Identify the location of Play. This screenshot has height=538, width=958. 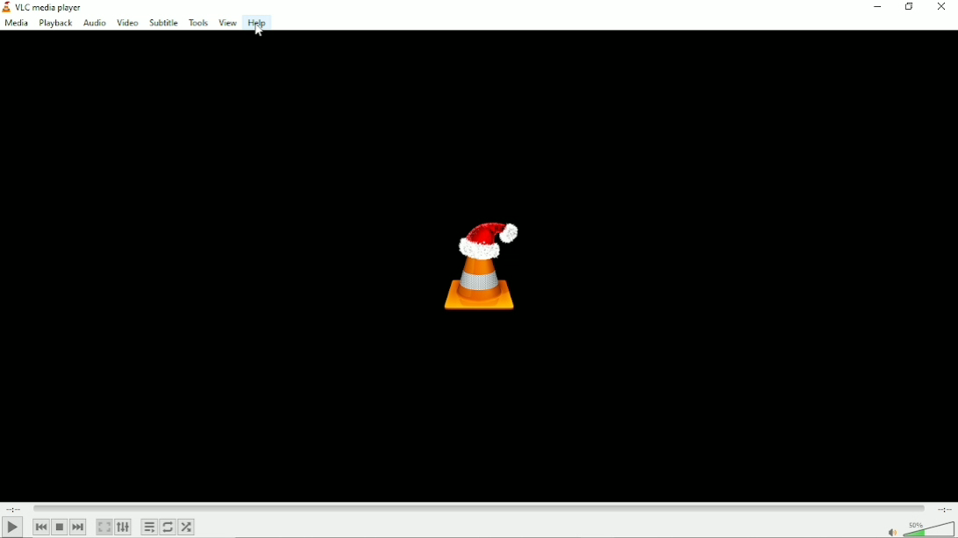
(13, 527).